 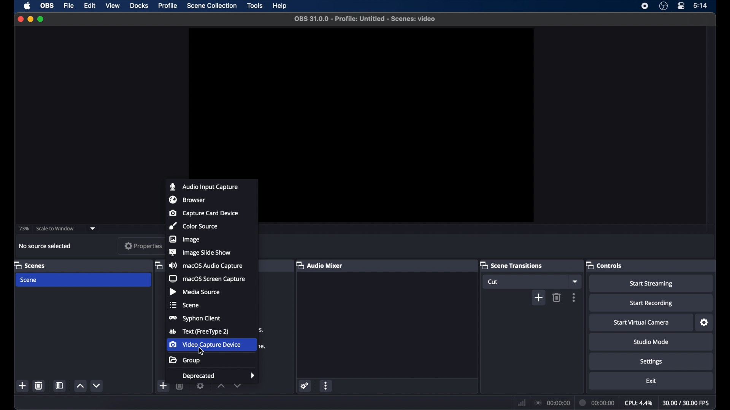 What do you see at coordinates (185, 361) in the screenshot?
I see `group` at bounding box center [185, 361].